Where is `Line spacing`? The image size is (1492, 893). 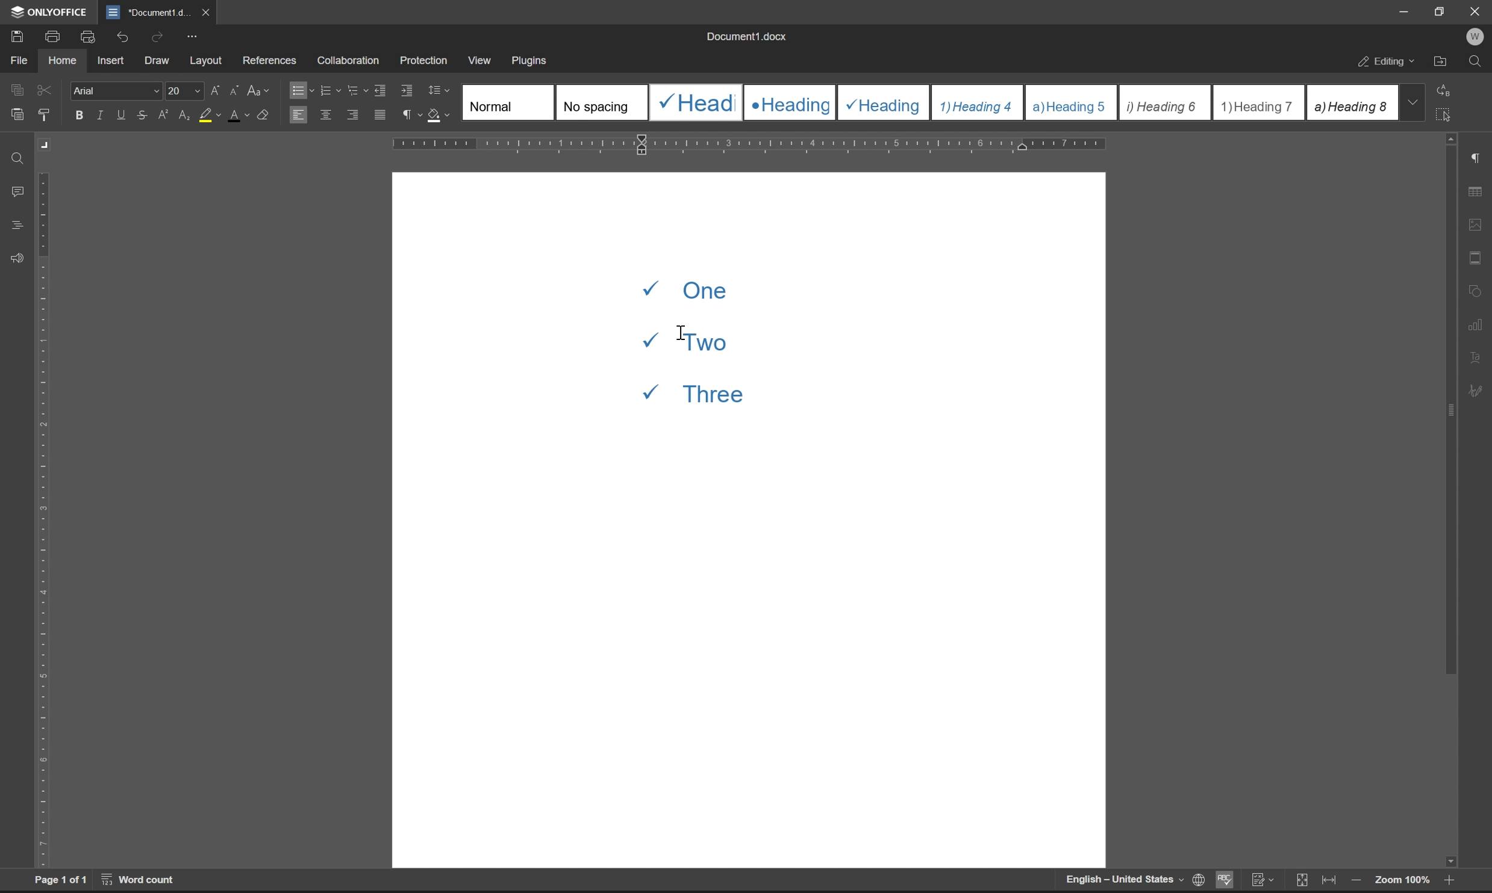 Line spacing is located at coordinates (444, 91).